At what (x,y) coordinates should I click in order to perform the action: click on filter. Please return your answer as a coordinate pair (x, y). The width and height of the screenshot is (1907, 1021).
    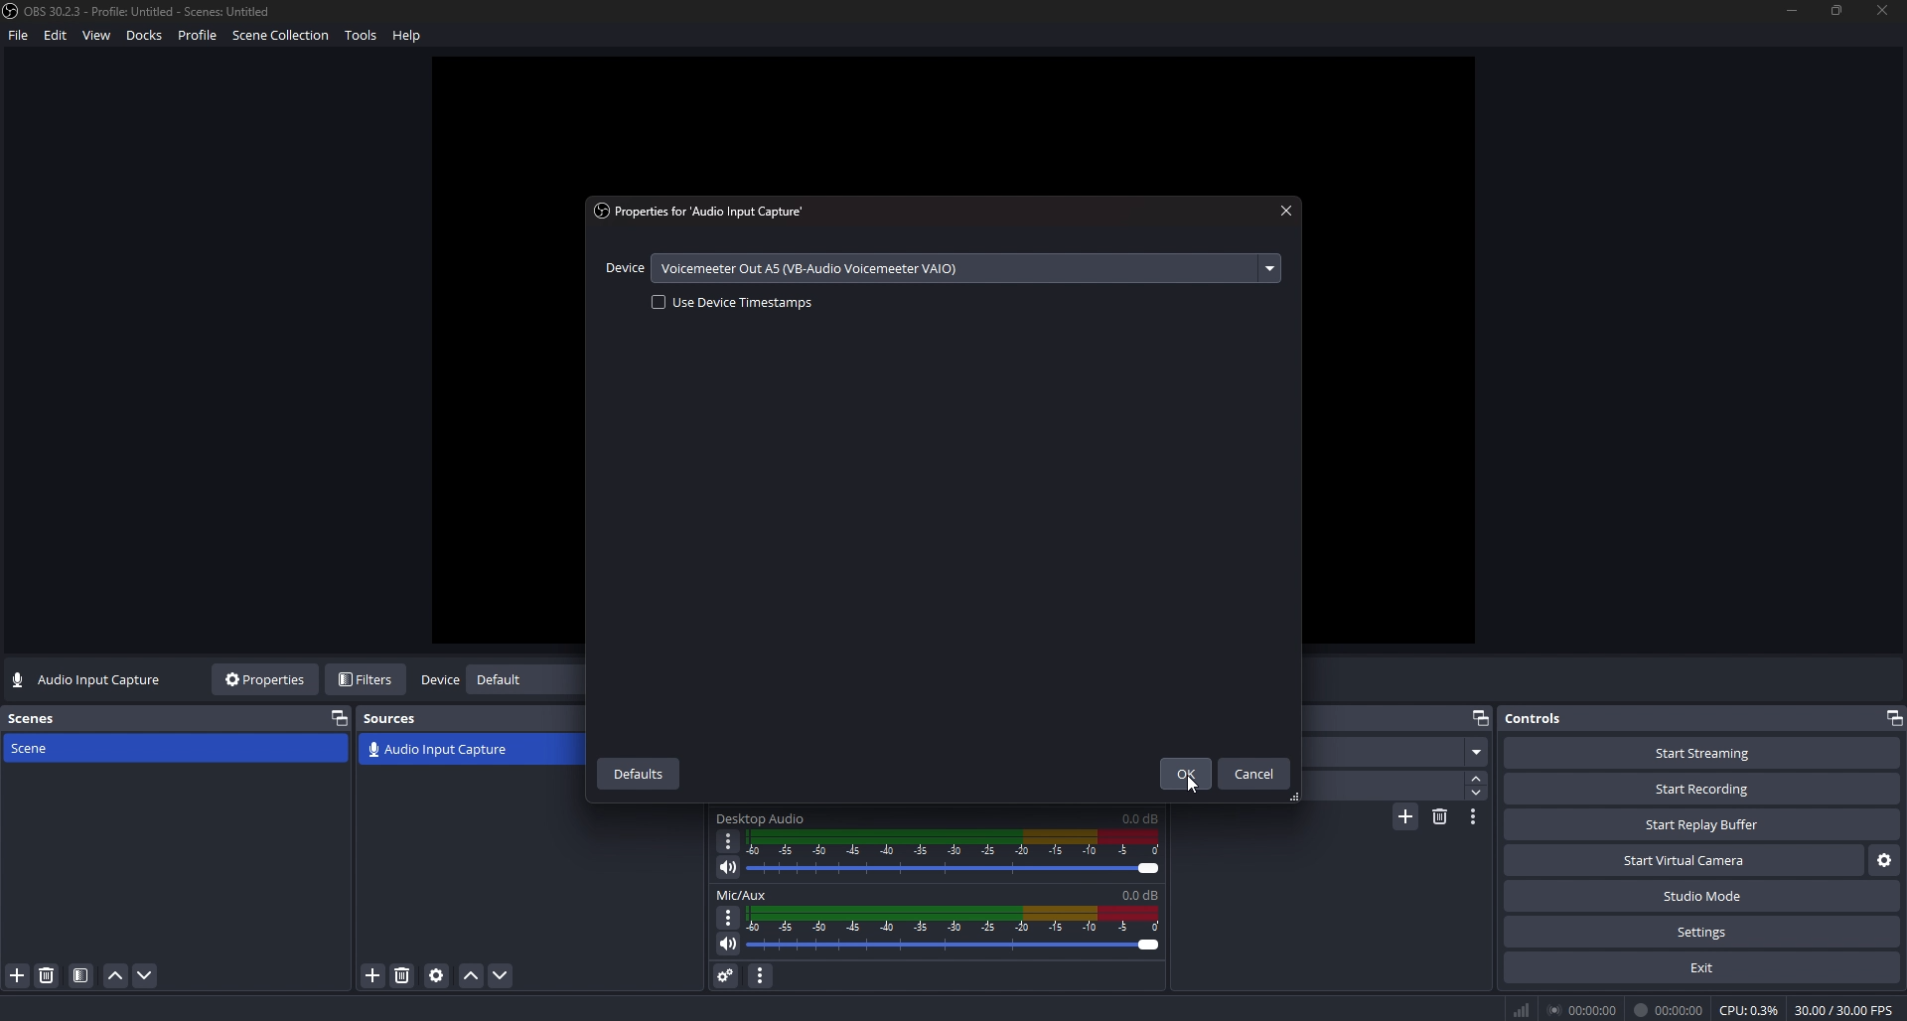
    Looking at the image, I should click on (81, 976).